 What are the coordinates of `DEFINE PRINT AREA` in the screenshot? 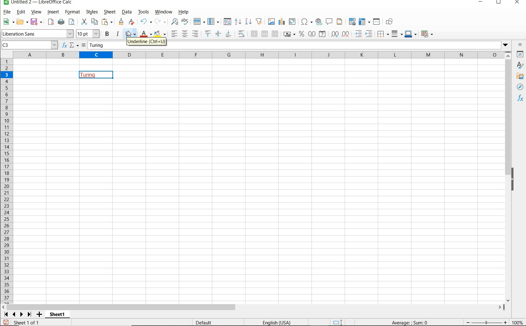 It's located at (352, 21).